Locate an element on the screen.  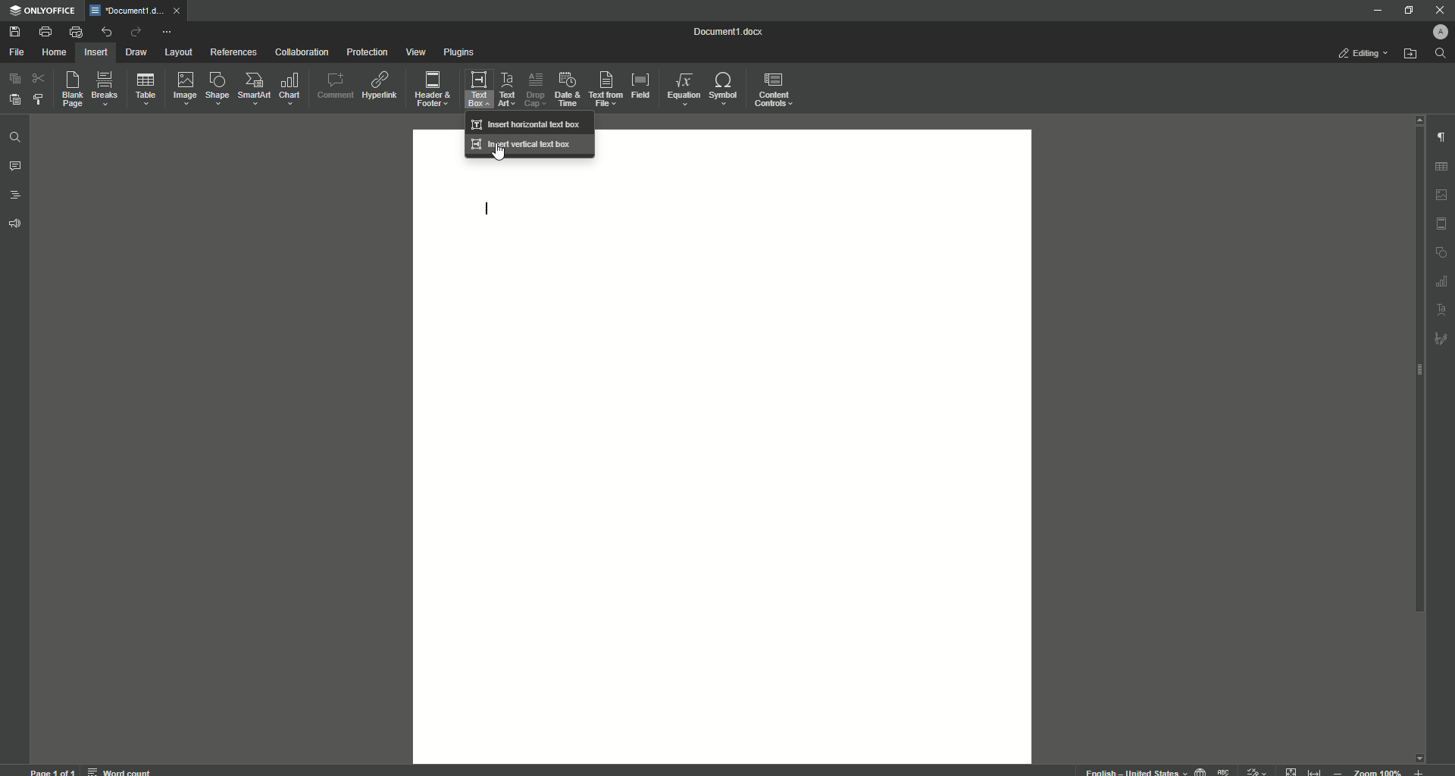
Text Art is located at coordinates (505, 89).